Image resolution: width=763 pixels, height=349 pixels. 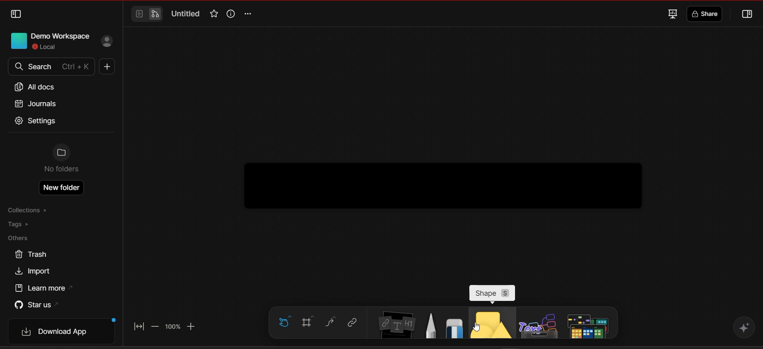 What do you see at coordinates (213, 14) in the screenshot?
I see `favorite` at bounding box center [213, 14].